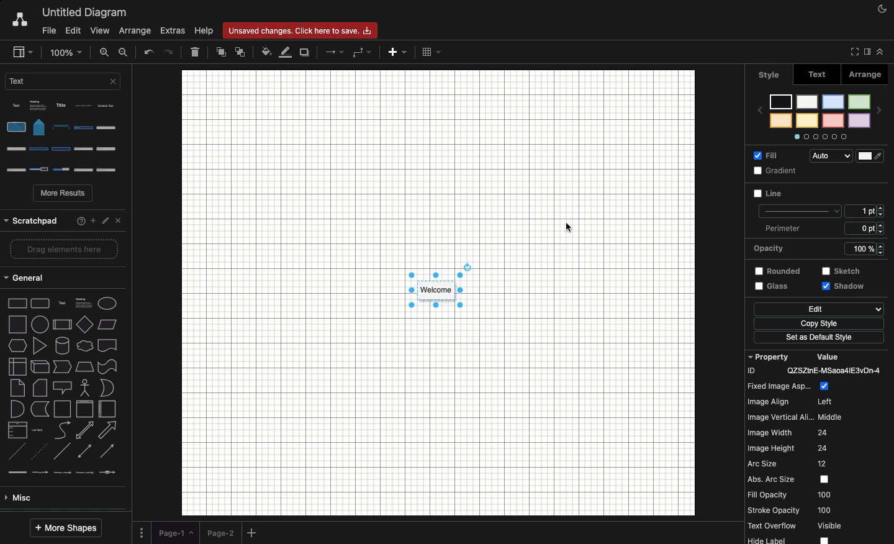 This screenshot has width=894, height=544. I want to click on Page 1, so click(175, 531).